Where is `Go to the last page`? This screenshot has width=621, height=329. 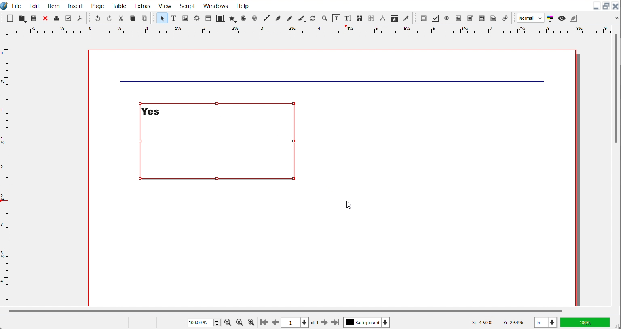
Go to the last page is located at coordinates (335, 323).